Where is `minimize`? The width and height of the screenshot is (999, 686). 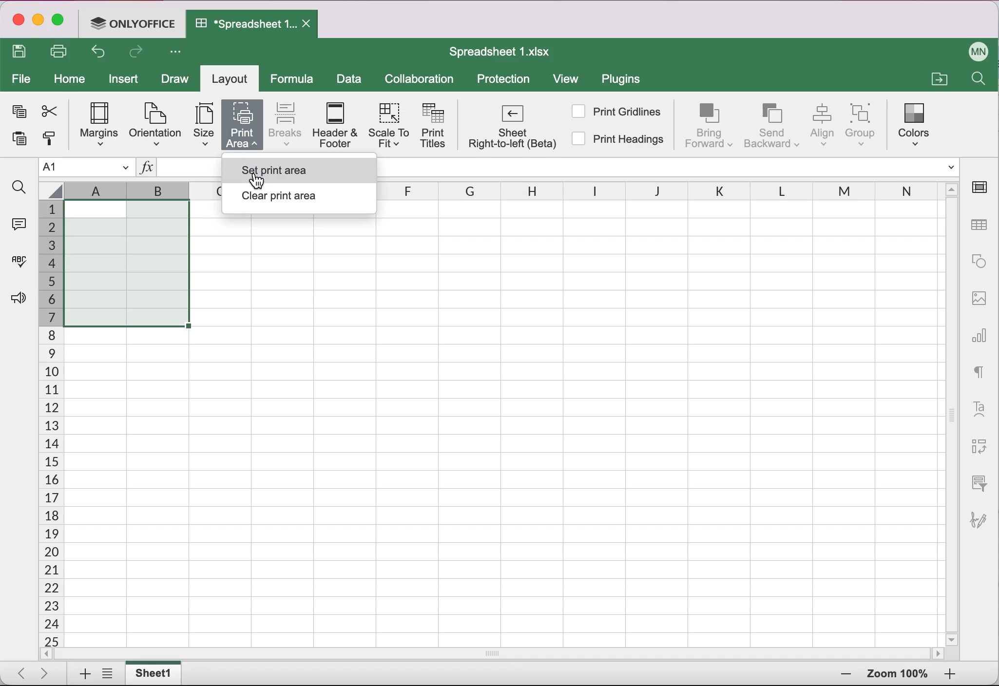
minimize is located at coordinates (38, 21).